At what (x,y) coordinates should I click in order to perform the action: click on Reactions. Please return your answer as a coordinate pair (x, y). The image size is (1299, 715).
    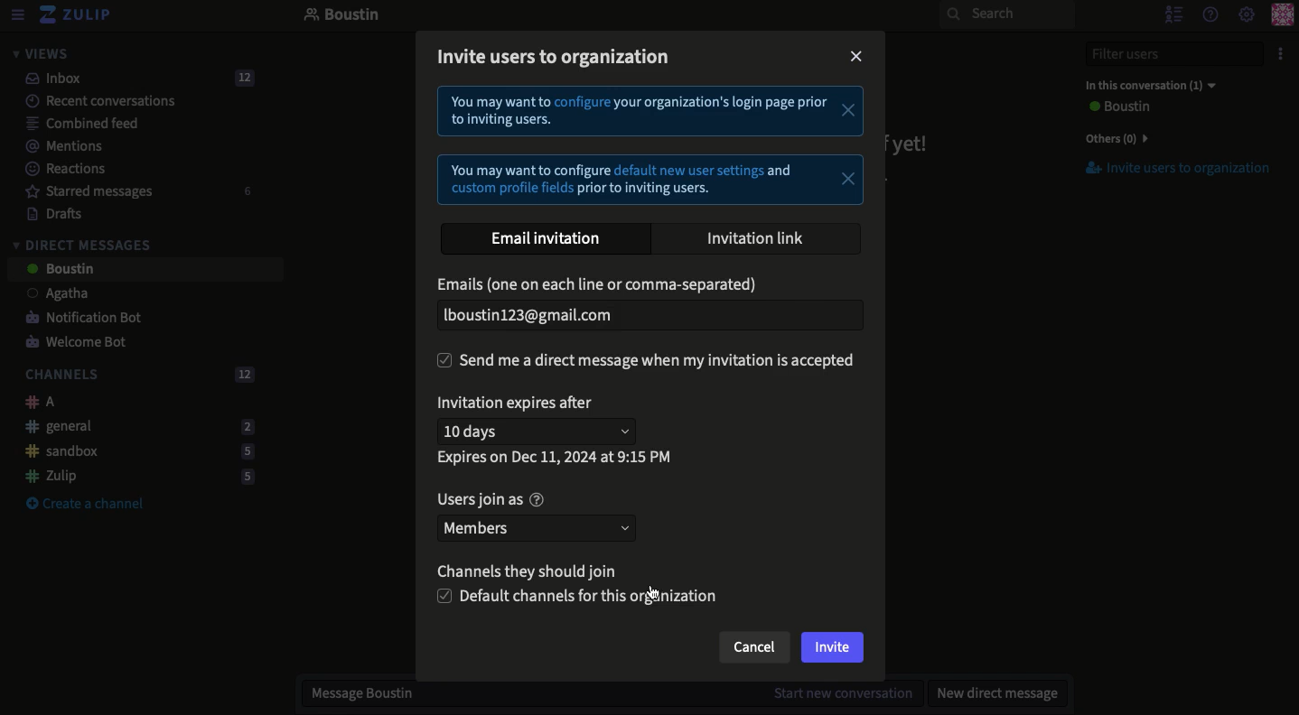
    Looking at the image, I should click on (62, 171).